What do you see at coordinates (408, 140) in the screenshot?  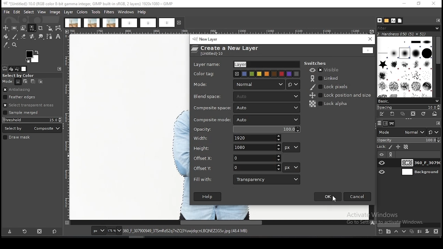 I see `opacity` at bounding box center [408, 140].